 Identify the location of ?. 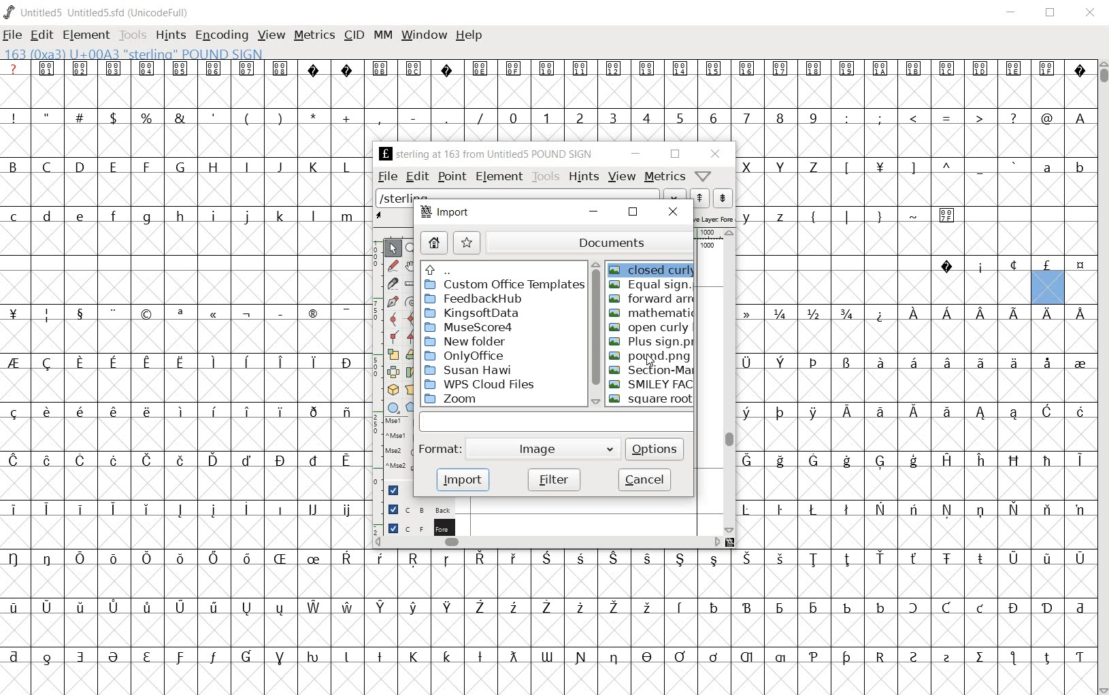
(14, 68).